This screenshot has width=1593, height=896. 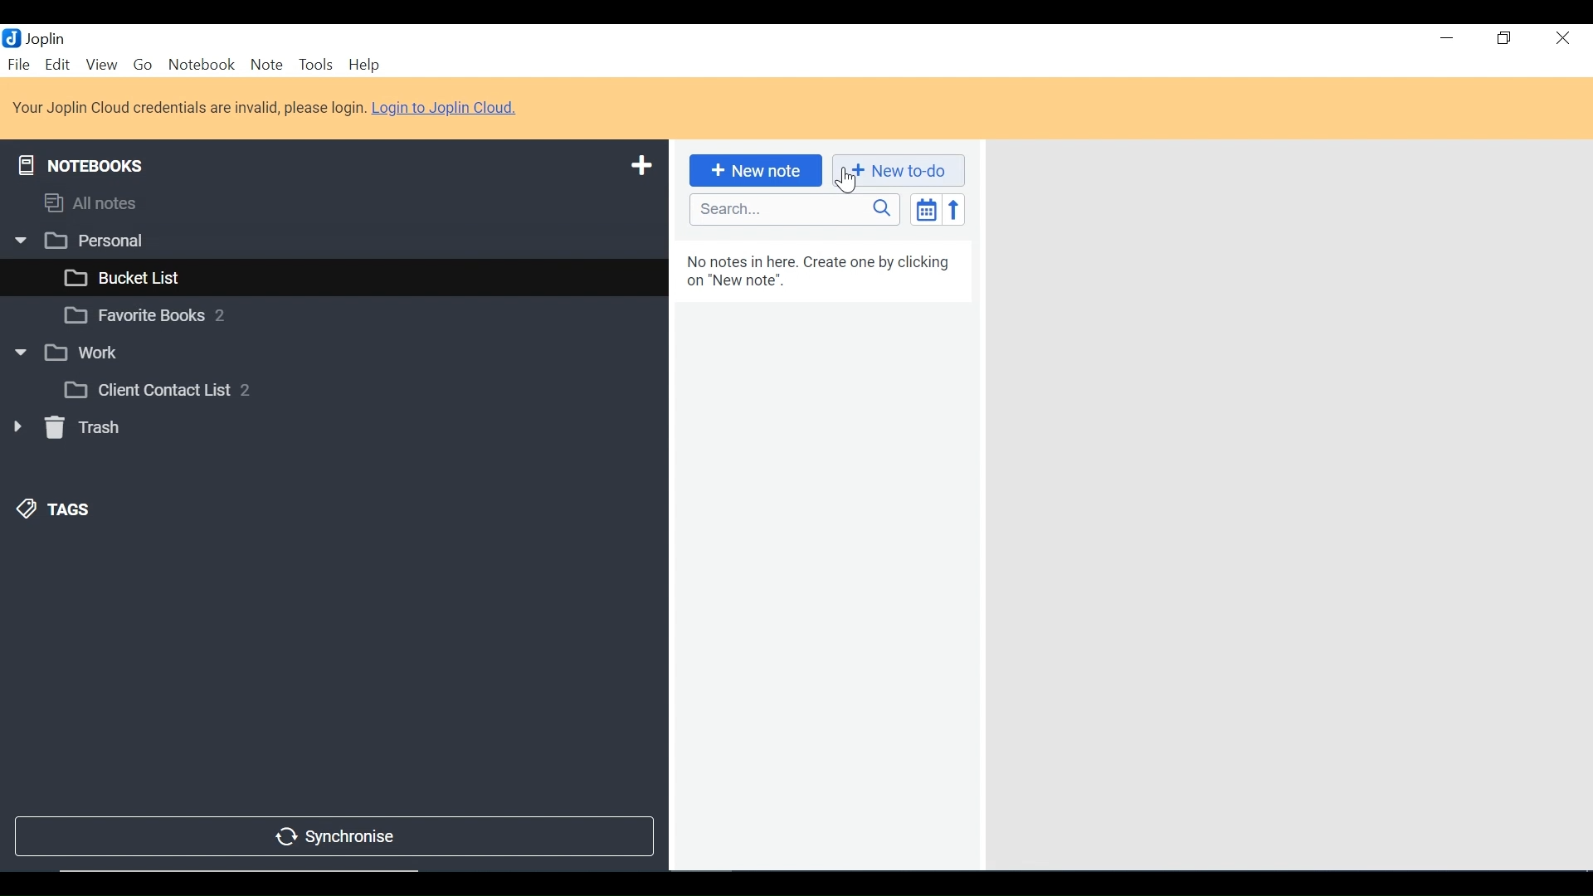 I want to click on Toggle sort editor list, so click(x=924, y=209).